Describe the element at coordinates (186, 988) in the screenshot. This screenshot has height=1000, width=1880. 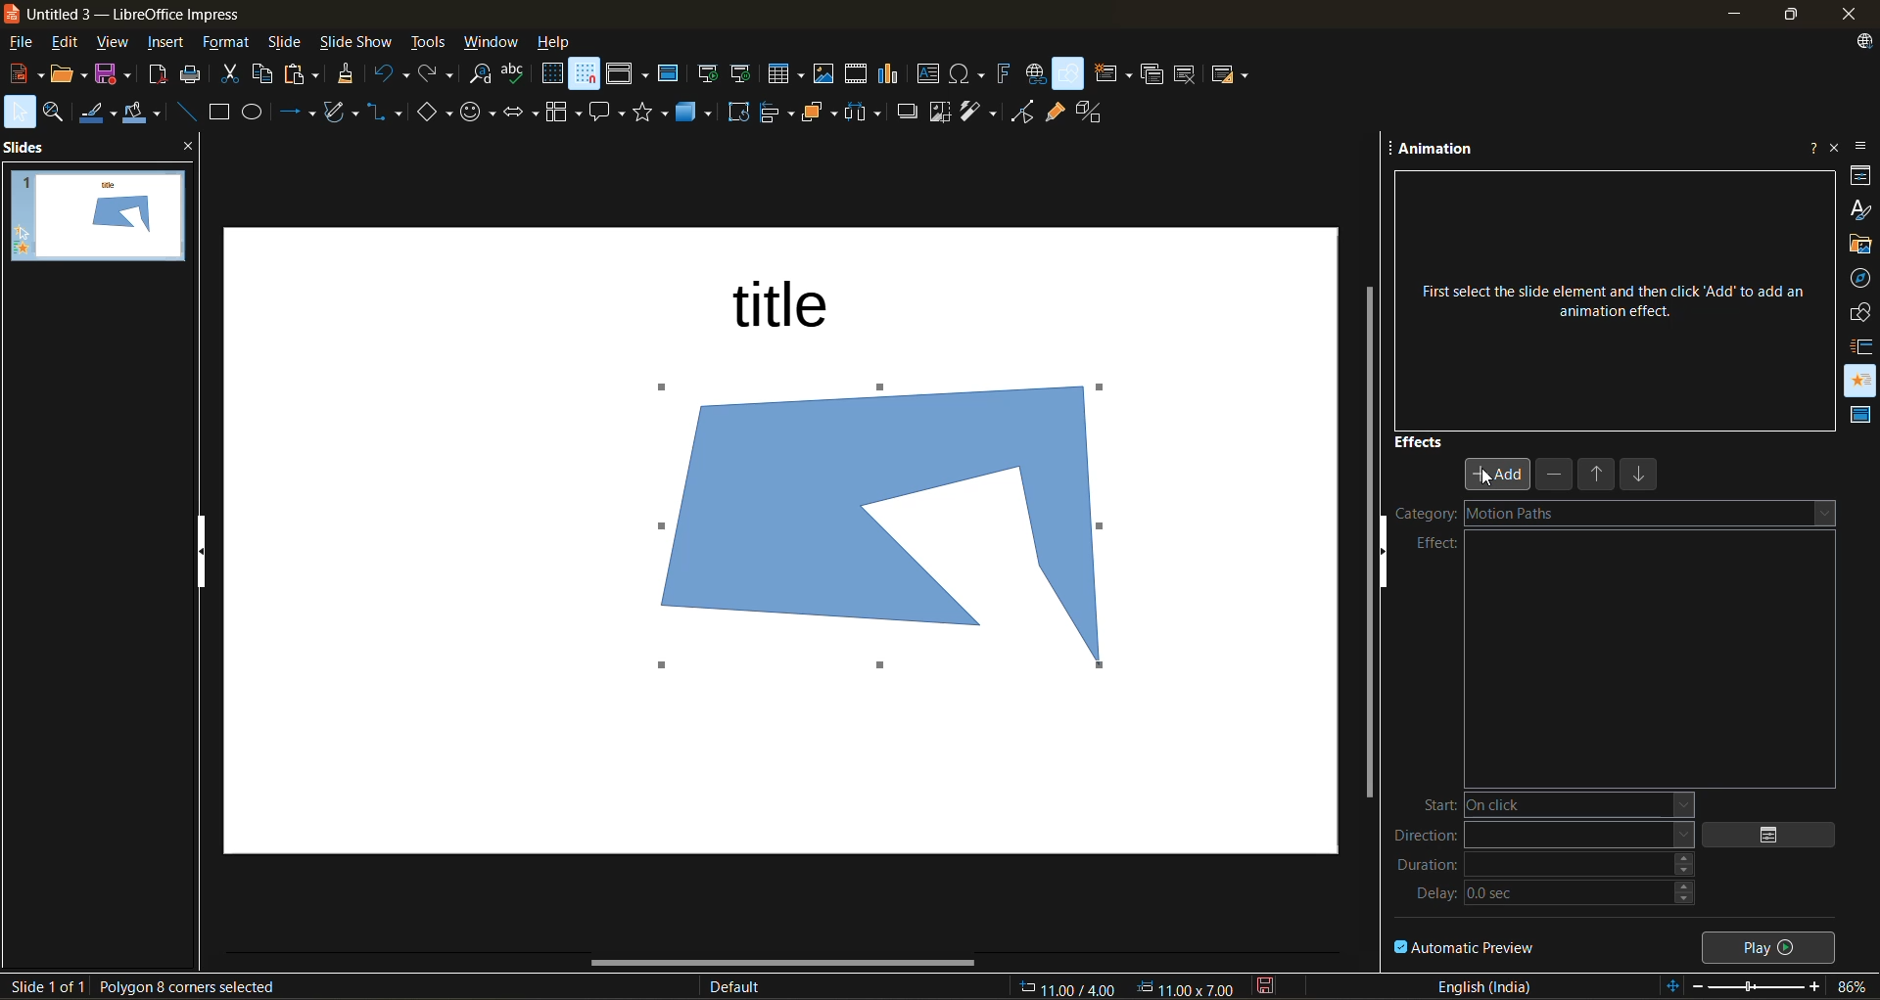
I see `selected shape details` at that location.